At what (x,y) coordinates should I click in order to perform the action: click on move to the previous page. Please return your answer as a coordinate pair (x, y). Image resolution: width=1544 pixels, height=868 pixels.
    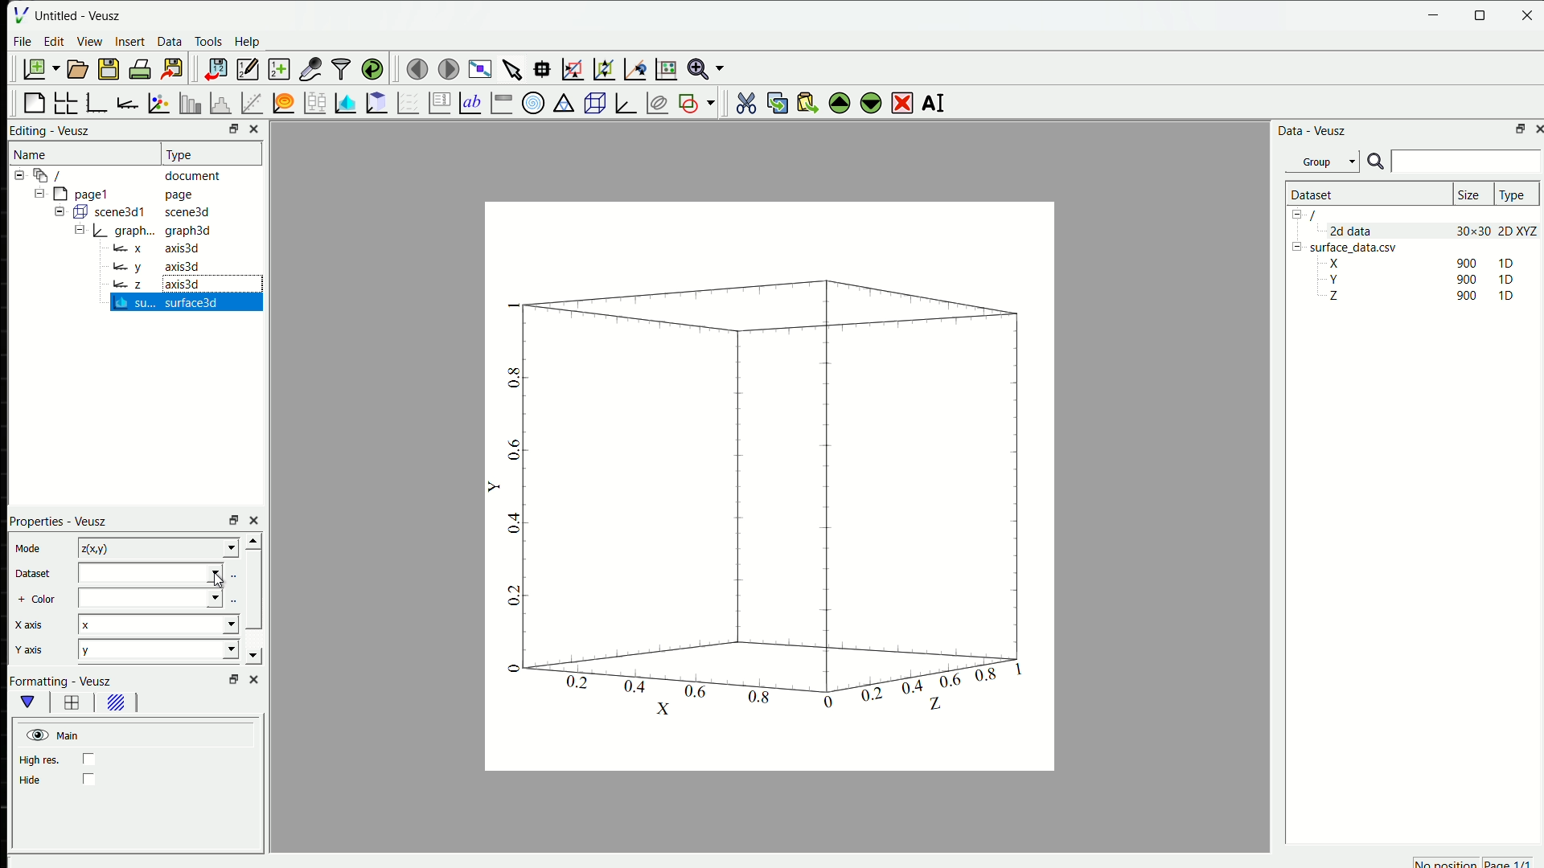
    Looking at the image, I should click on (418, 68).